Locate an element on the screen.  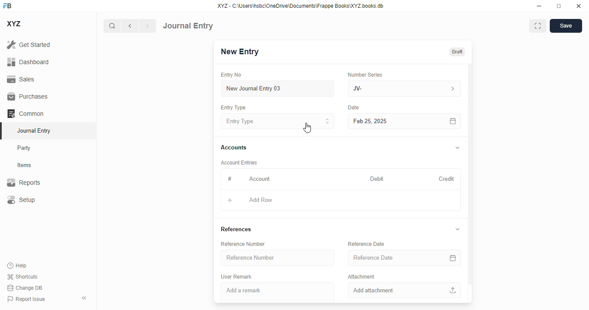
FB logo is located at coordinates (7, 5).